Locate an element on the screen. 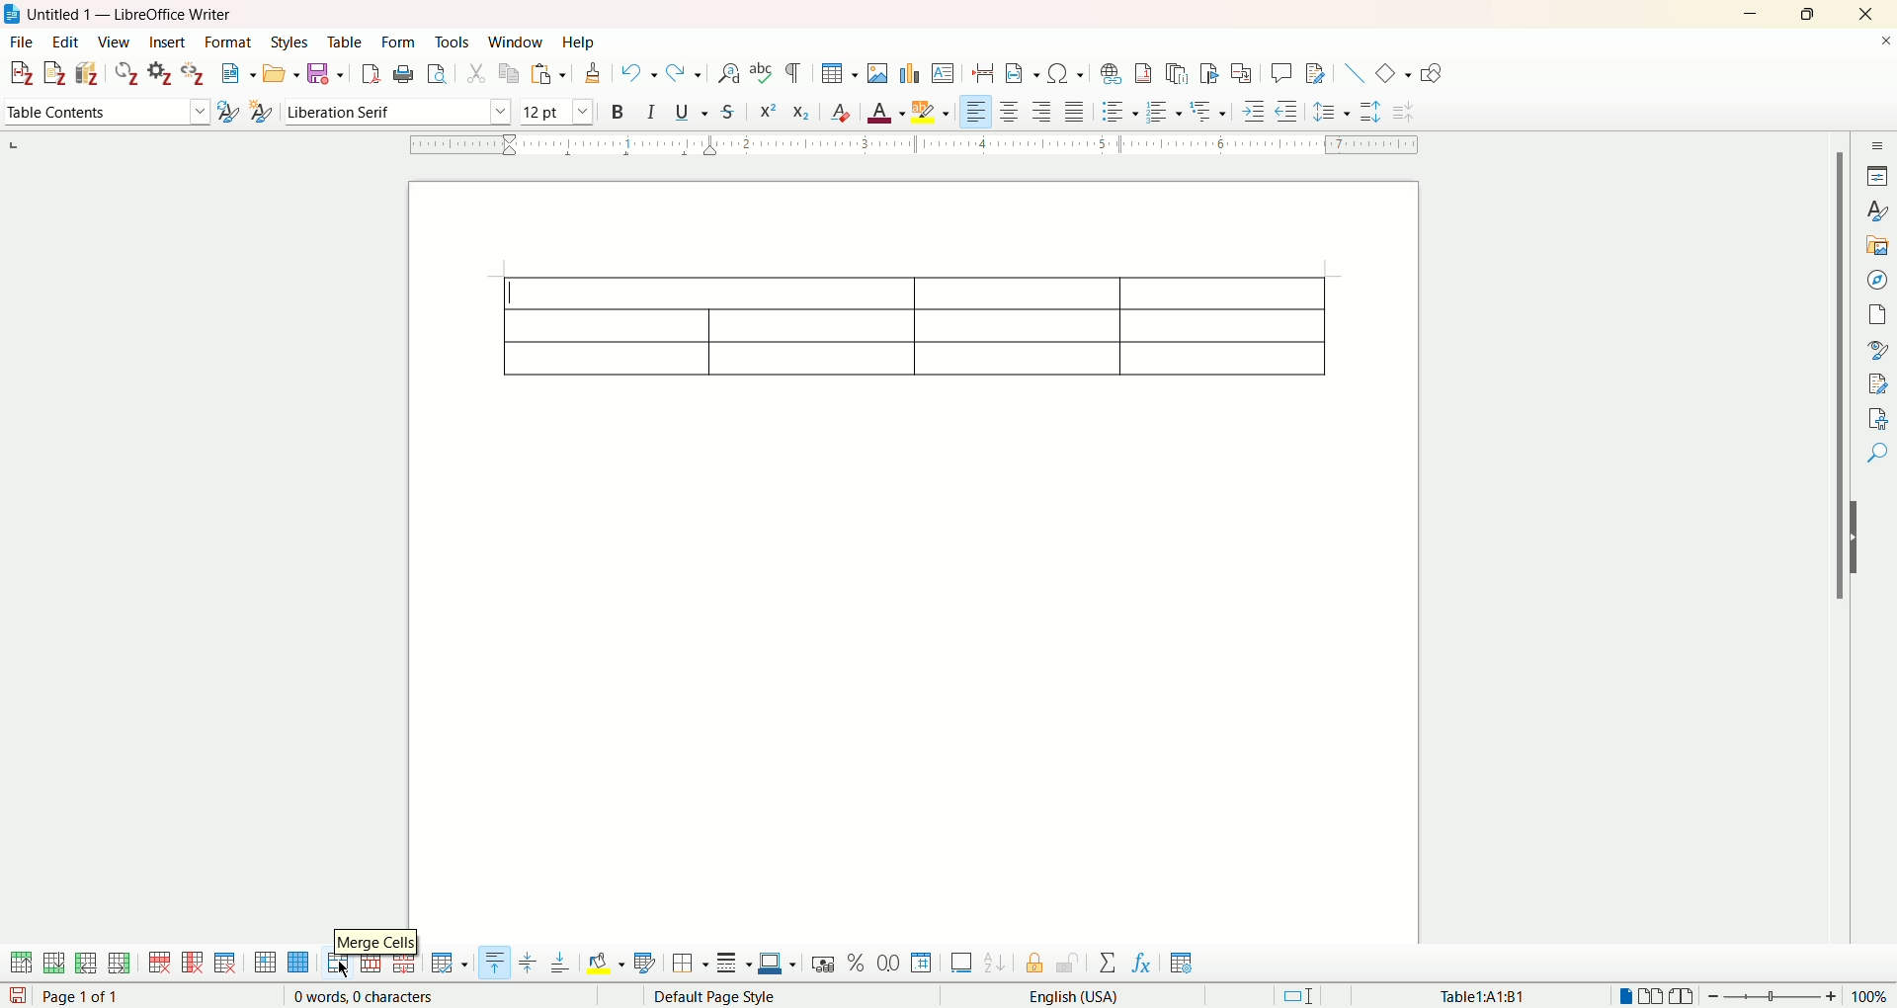 Image resolution: width=1897 pixels, height=1008 pixels. table properties is located at coordinates (1179, 965).